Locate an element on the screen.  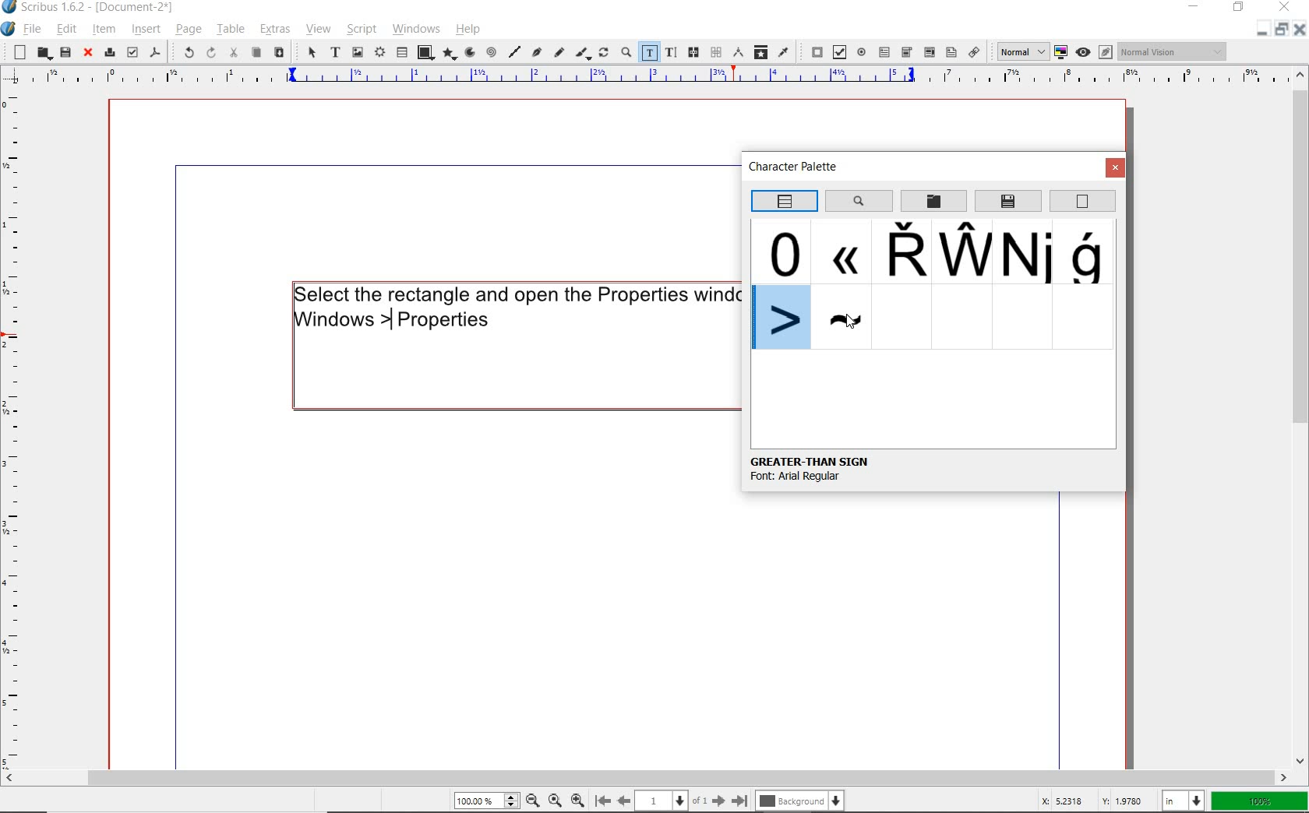
zoom out is located at coordinates (532, 800).